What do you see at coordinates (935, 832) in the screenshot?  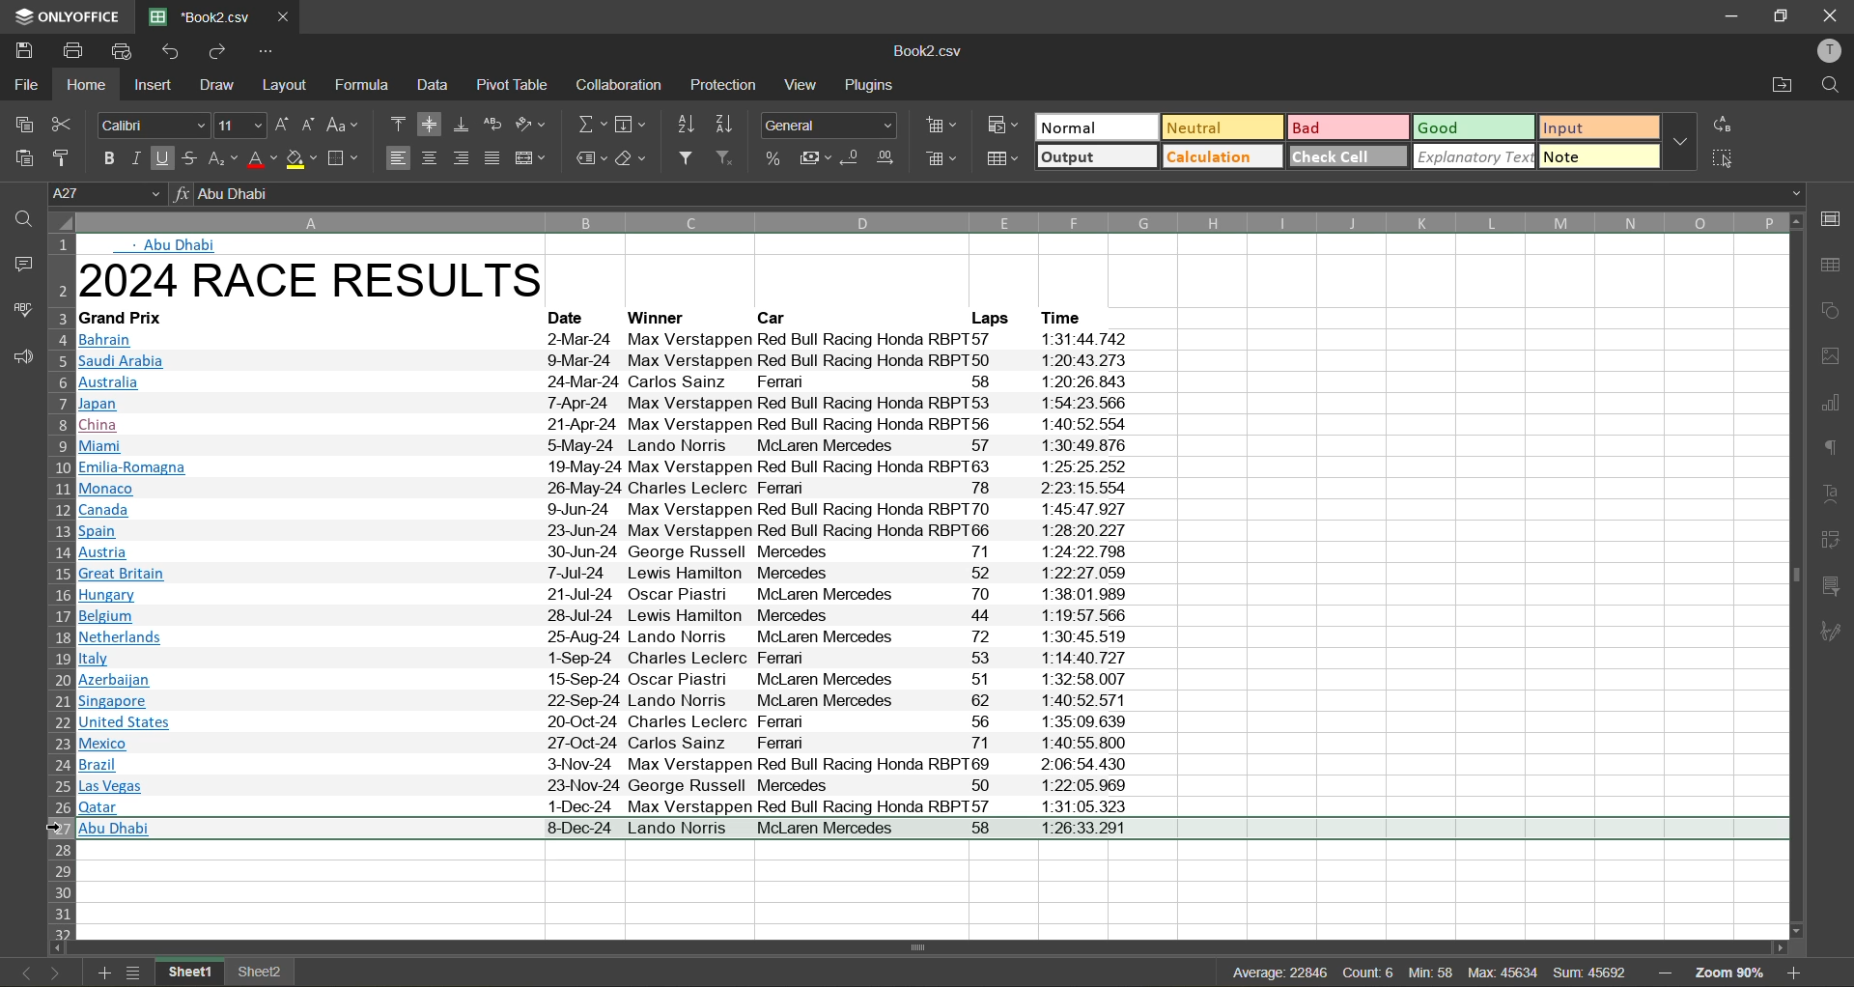 I see `data selected` at bounding box center [935, 832].